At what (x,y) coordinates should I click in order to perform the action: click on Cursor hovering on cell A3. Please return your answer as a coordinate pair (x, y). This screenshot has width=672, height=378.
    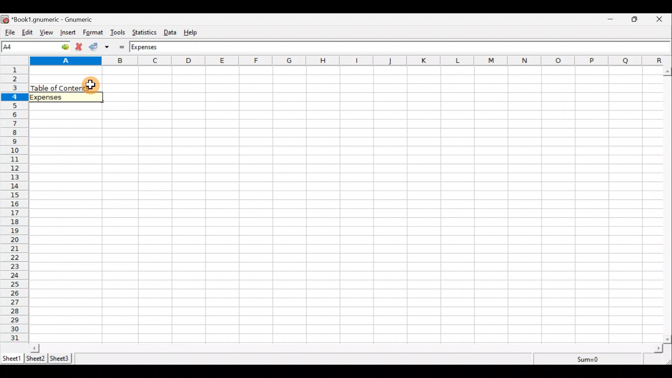
    Looking at the image, I should click on (92, 83).